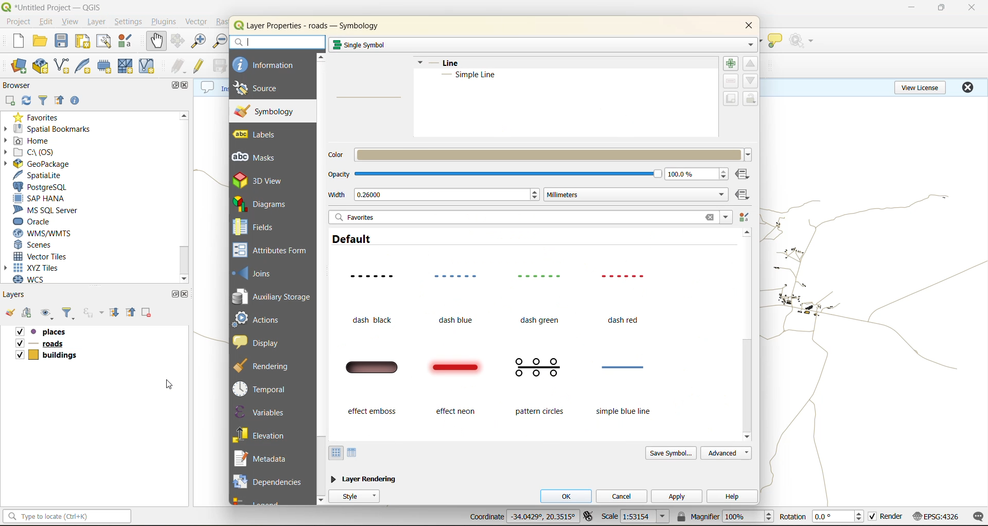  What do you see at coordinates (92, 312) in the screenshot?
I see `filter by expression` at bounding box center [92, 312].